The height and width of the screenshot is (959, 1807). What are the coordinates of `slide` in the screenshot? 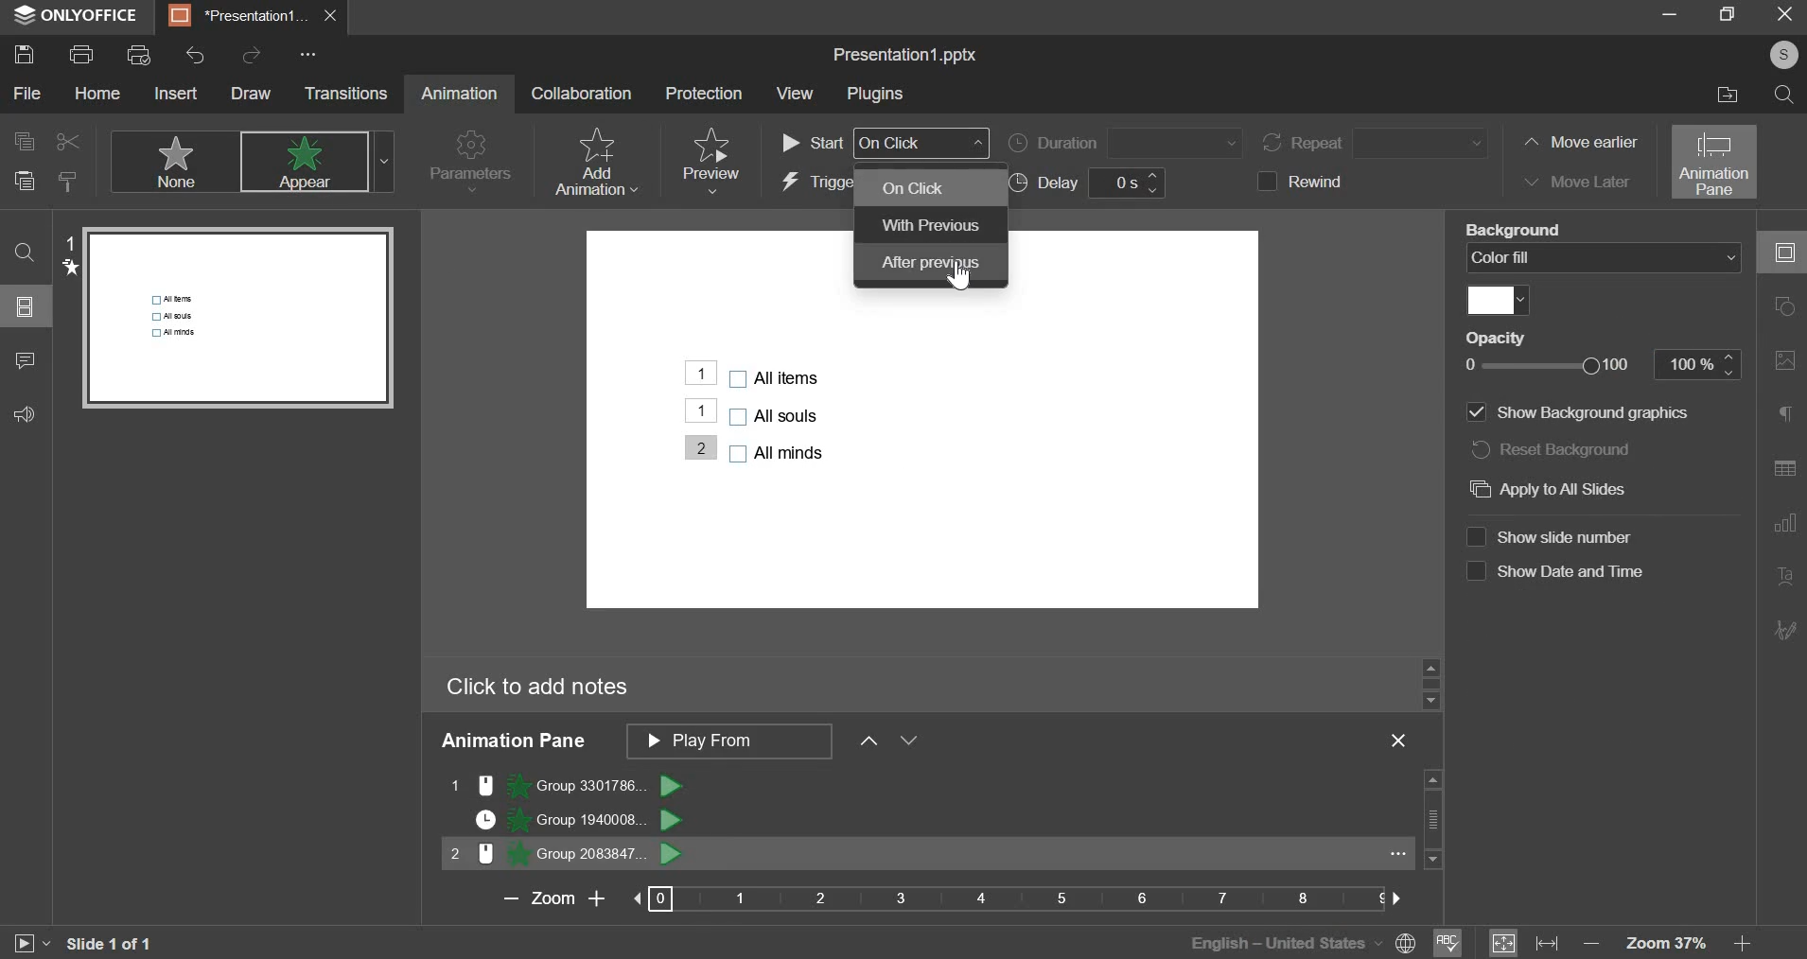 It's located at (27, 306).